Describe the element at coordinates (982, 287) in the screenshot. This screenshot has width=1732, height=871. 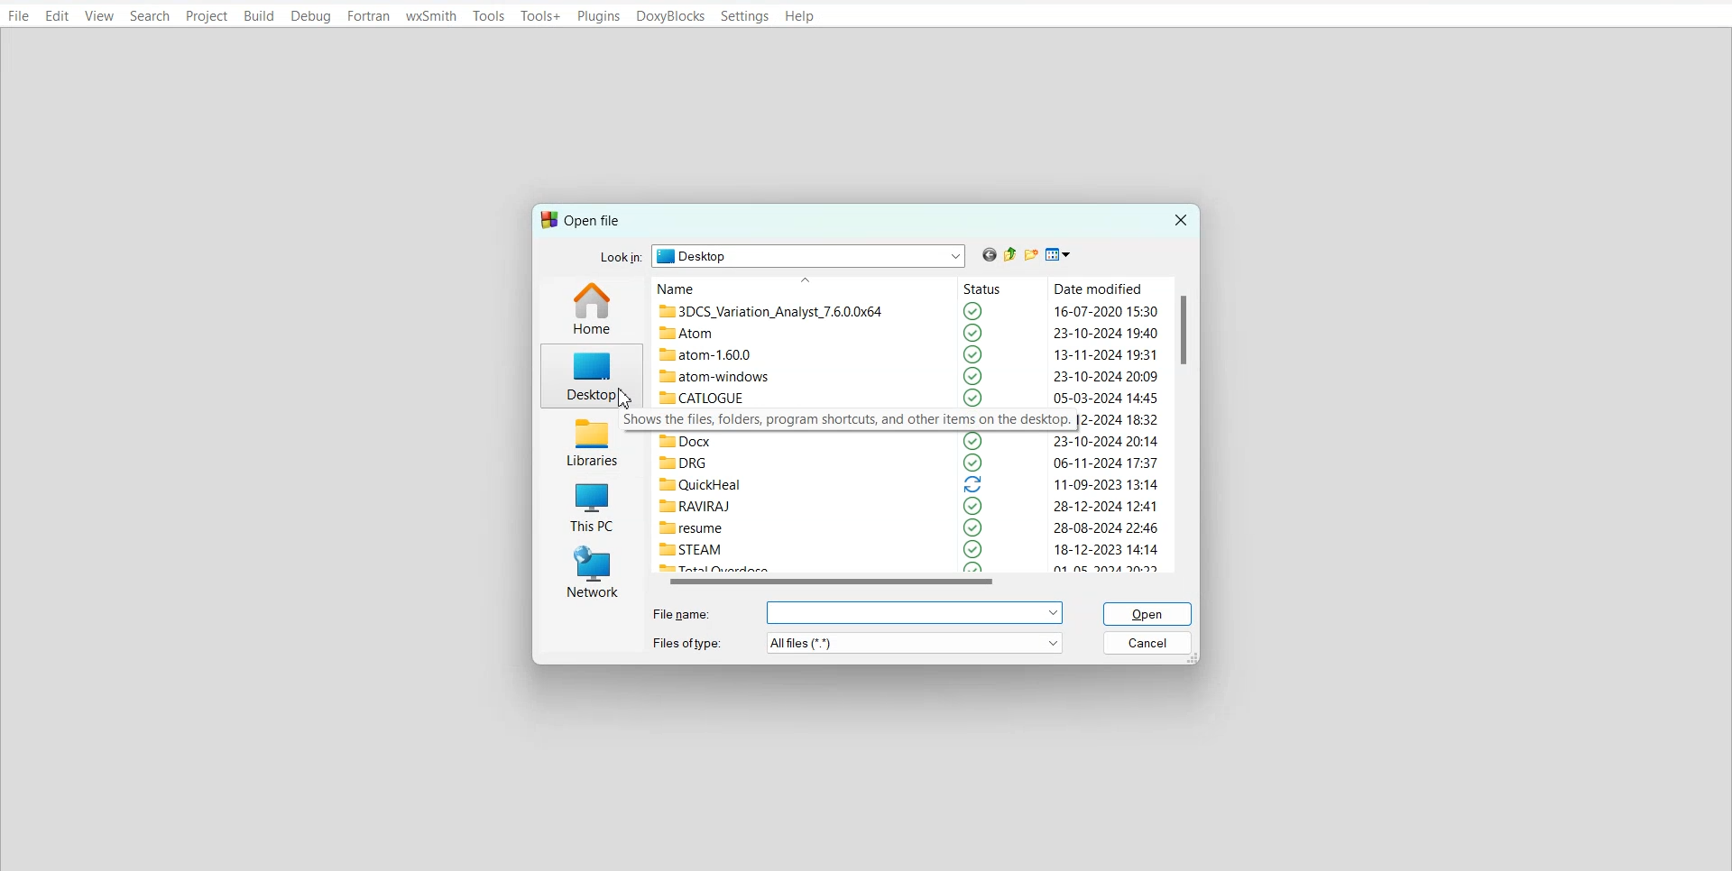
I see `Status` at that location.